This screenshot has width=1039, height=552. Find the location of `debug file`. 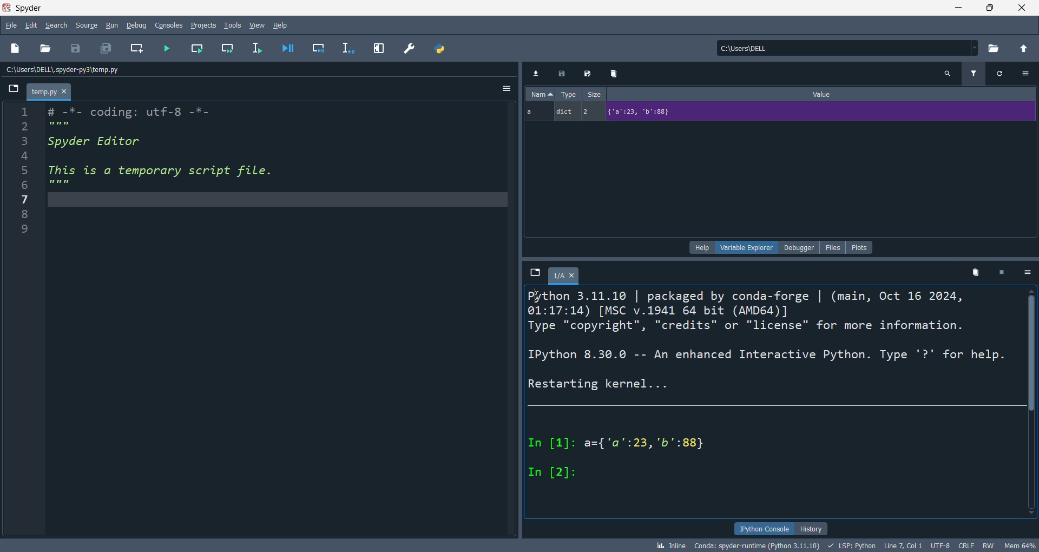

debug file is located at coordinates (292, 47).